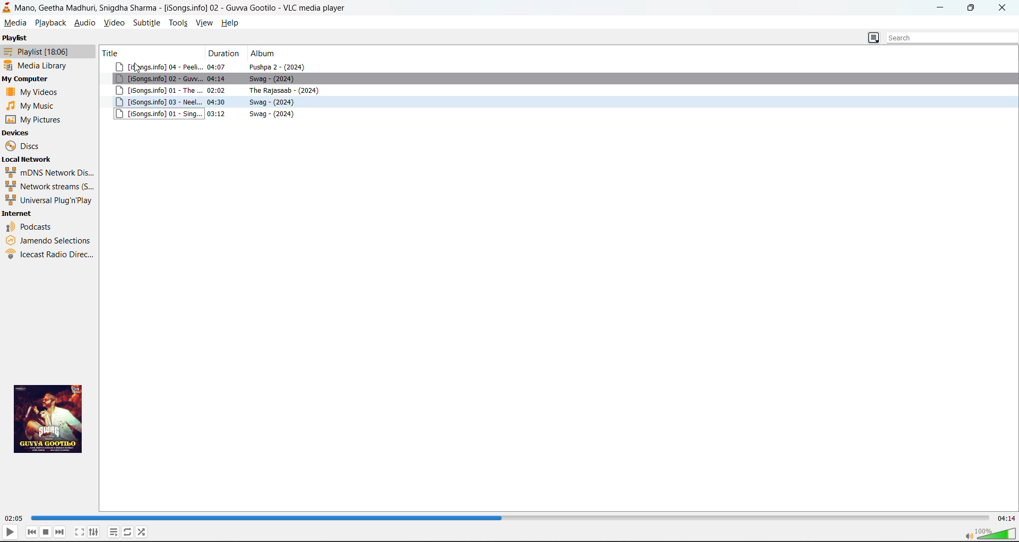  What do you see at coordinates (80, 532) in the screenshot?
I see `toggle fullscreen` at bounding box center [80, 532].